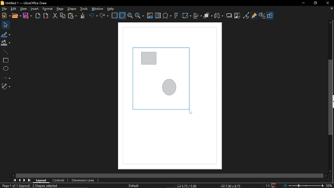 Image resolution: width=334 pixels, height=188 pixels. Describe the element at coordinates (41, 180) in the screenshot. I see `Layout` at that location.